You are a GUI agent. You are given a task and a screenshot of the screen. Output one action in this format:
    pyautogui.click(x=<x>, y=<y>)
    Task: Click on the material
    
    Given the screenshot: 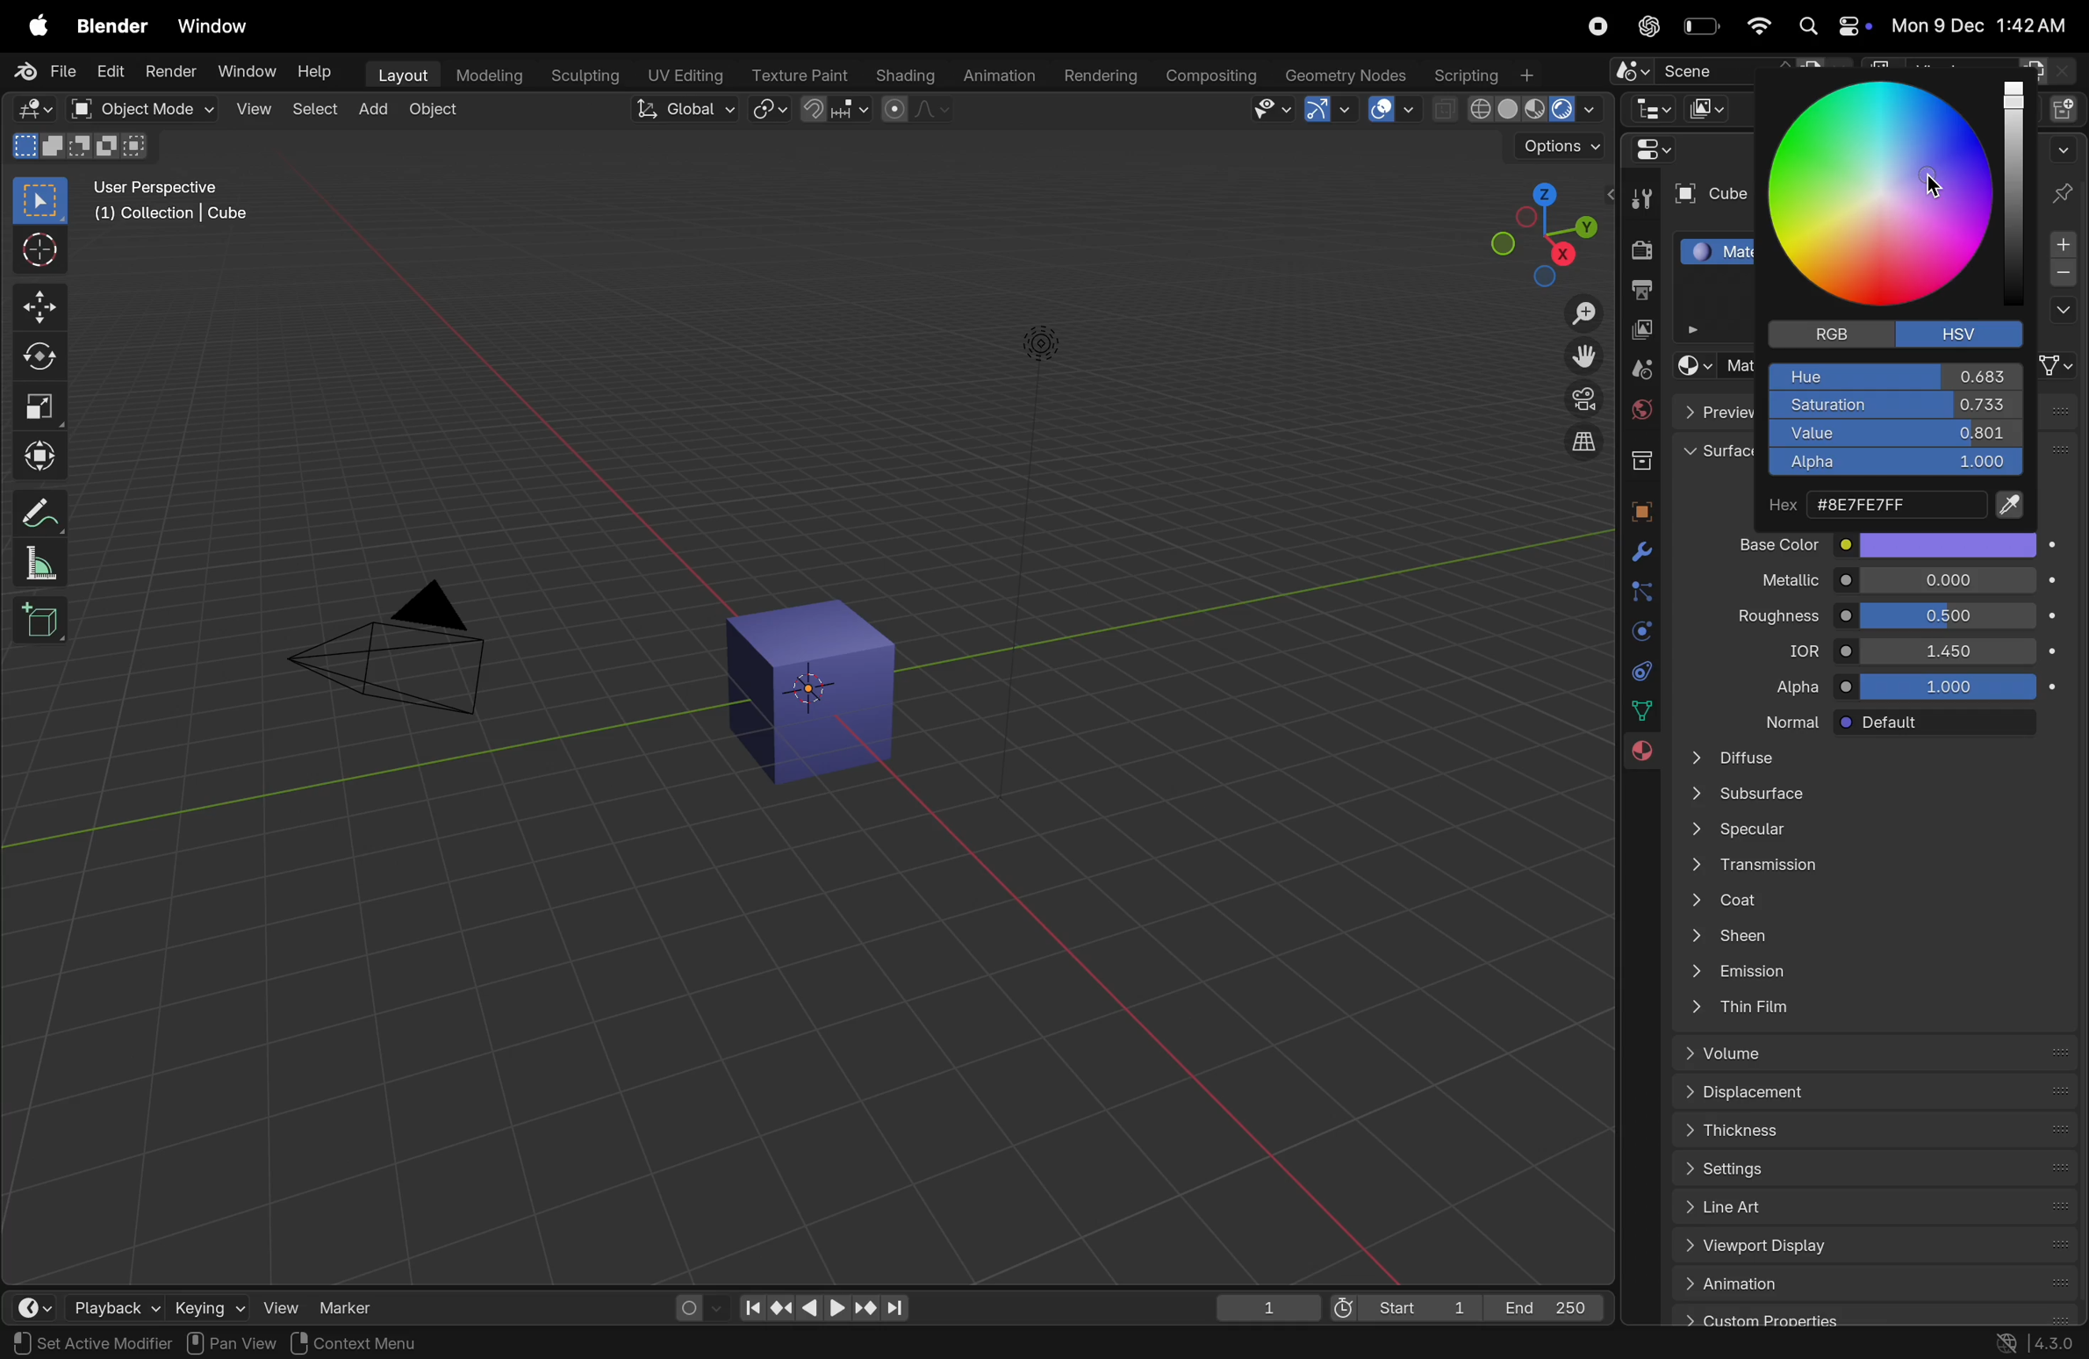 What is the action you would take?
    pyautogui.click(x=1640, y=757)
    